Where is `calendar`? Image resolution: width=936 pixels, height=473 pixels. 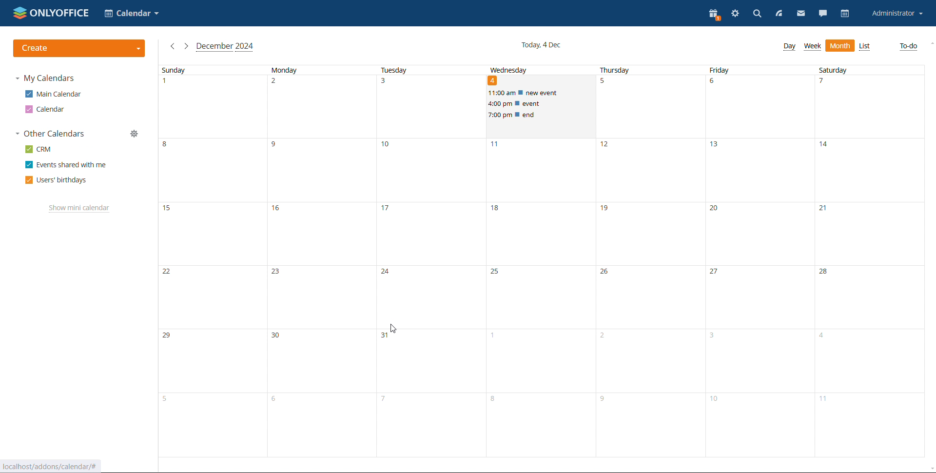
calendar is located at coordinates (845, 14).